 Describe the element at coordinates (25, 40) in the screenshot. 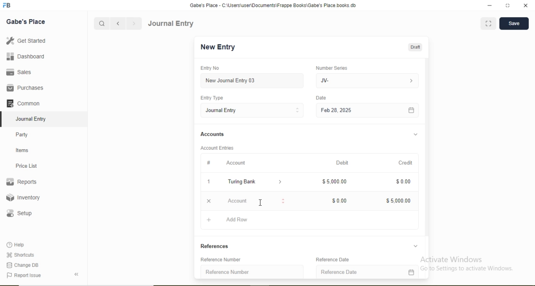

I see `Get Started` at that location.